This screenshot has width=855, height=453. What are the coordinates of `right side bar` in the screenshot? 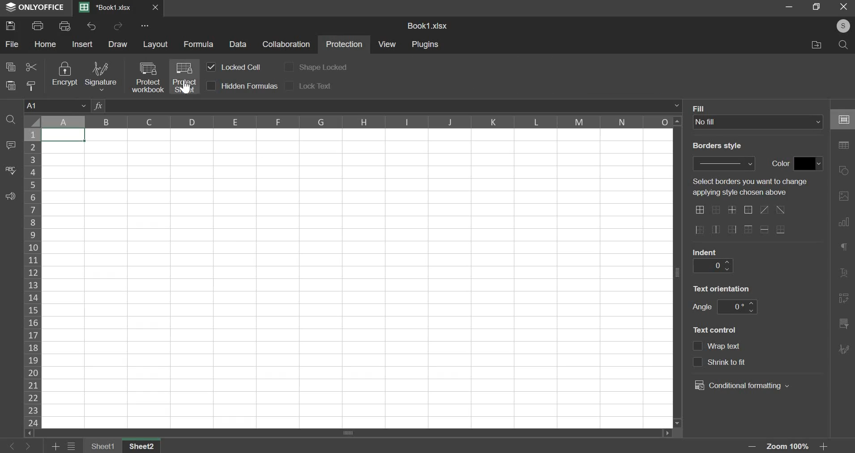 It's located at (844, 196).